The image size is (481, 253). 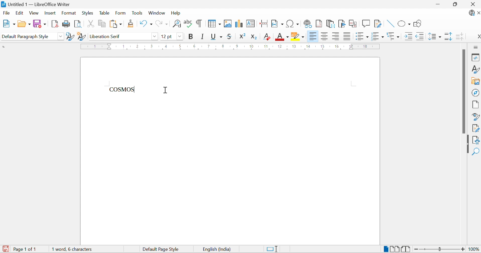 What do you see at coordinates (137, 13) in the screenshot?
I see `Tools` at bounding box center [137, 13].